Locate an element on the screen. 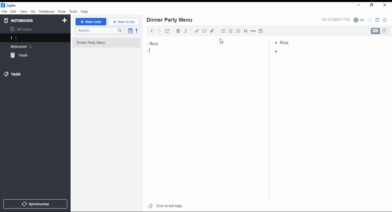  file is located at coordinates (4, 11).